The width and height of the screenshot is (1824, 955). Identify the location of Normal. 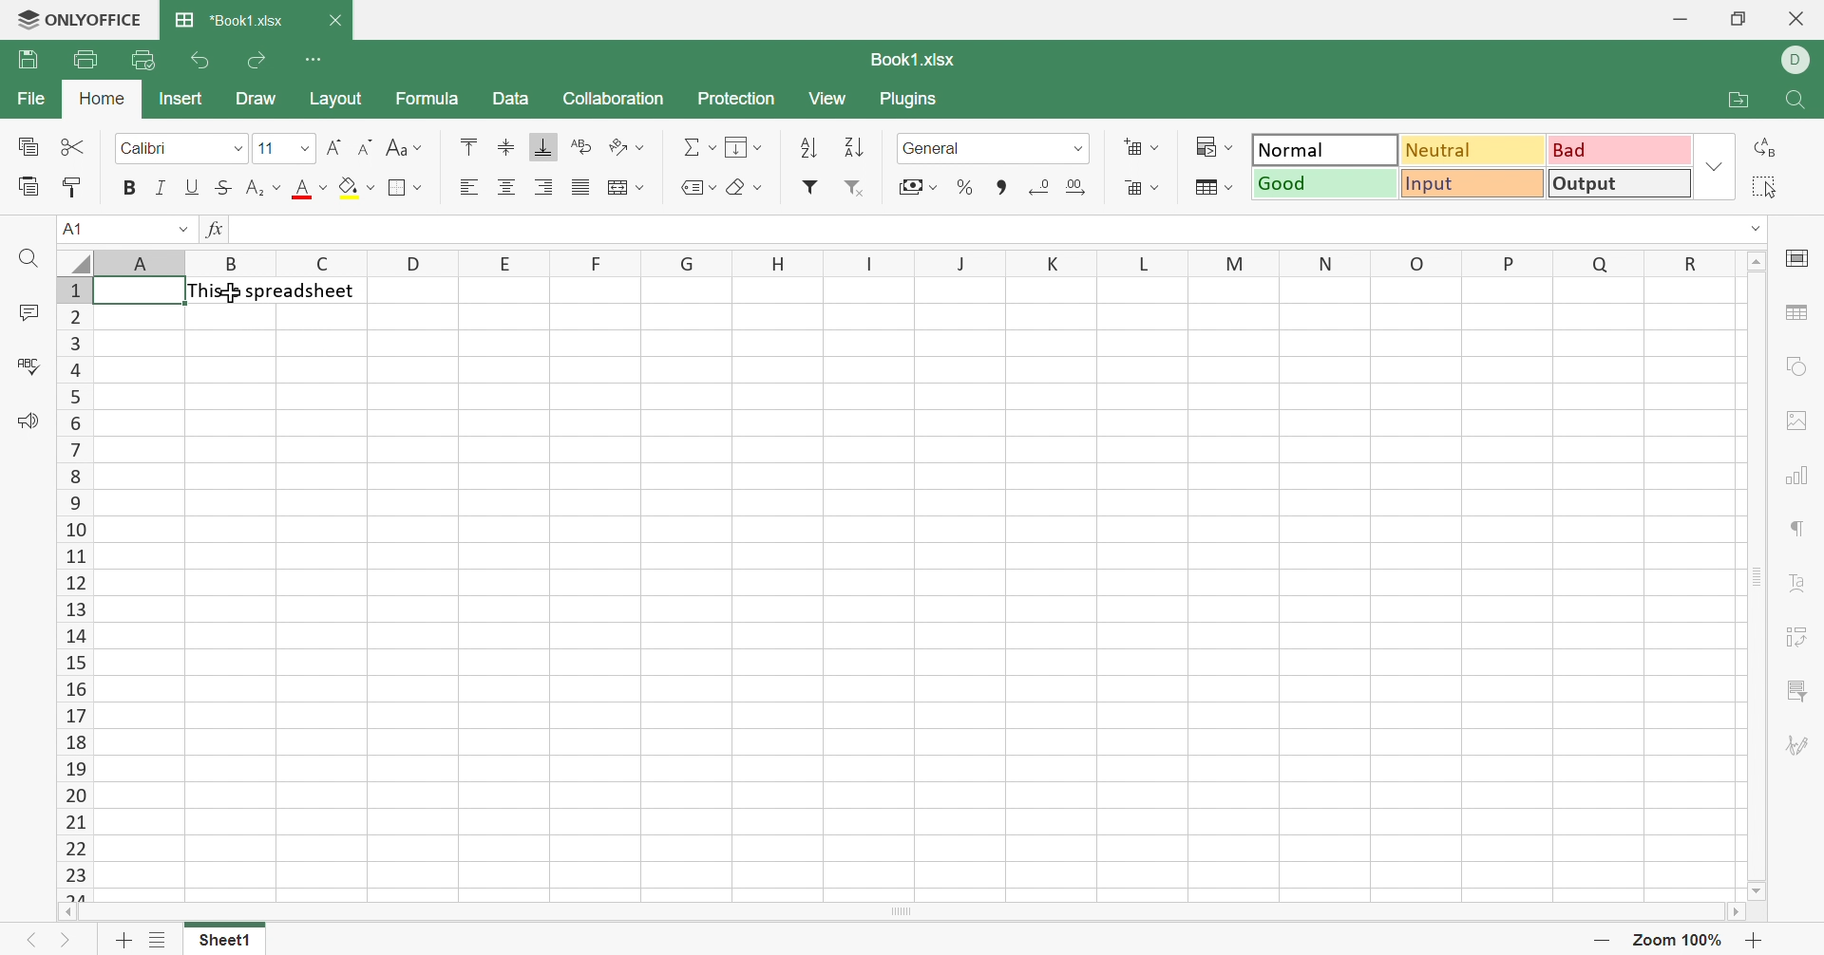
(1327, 150).